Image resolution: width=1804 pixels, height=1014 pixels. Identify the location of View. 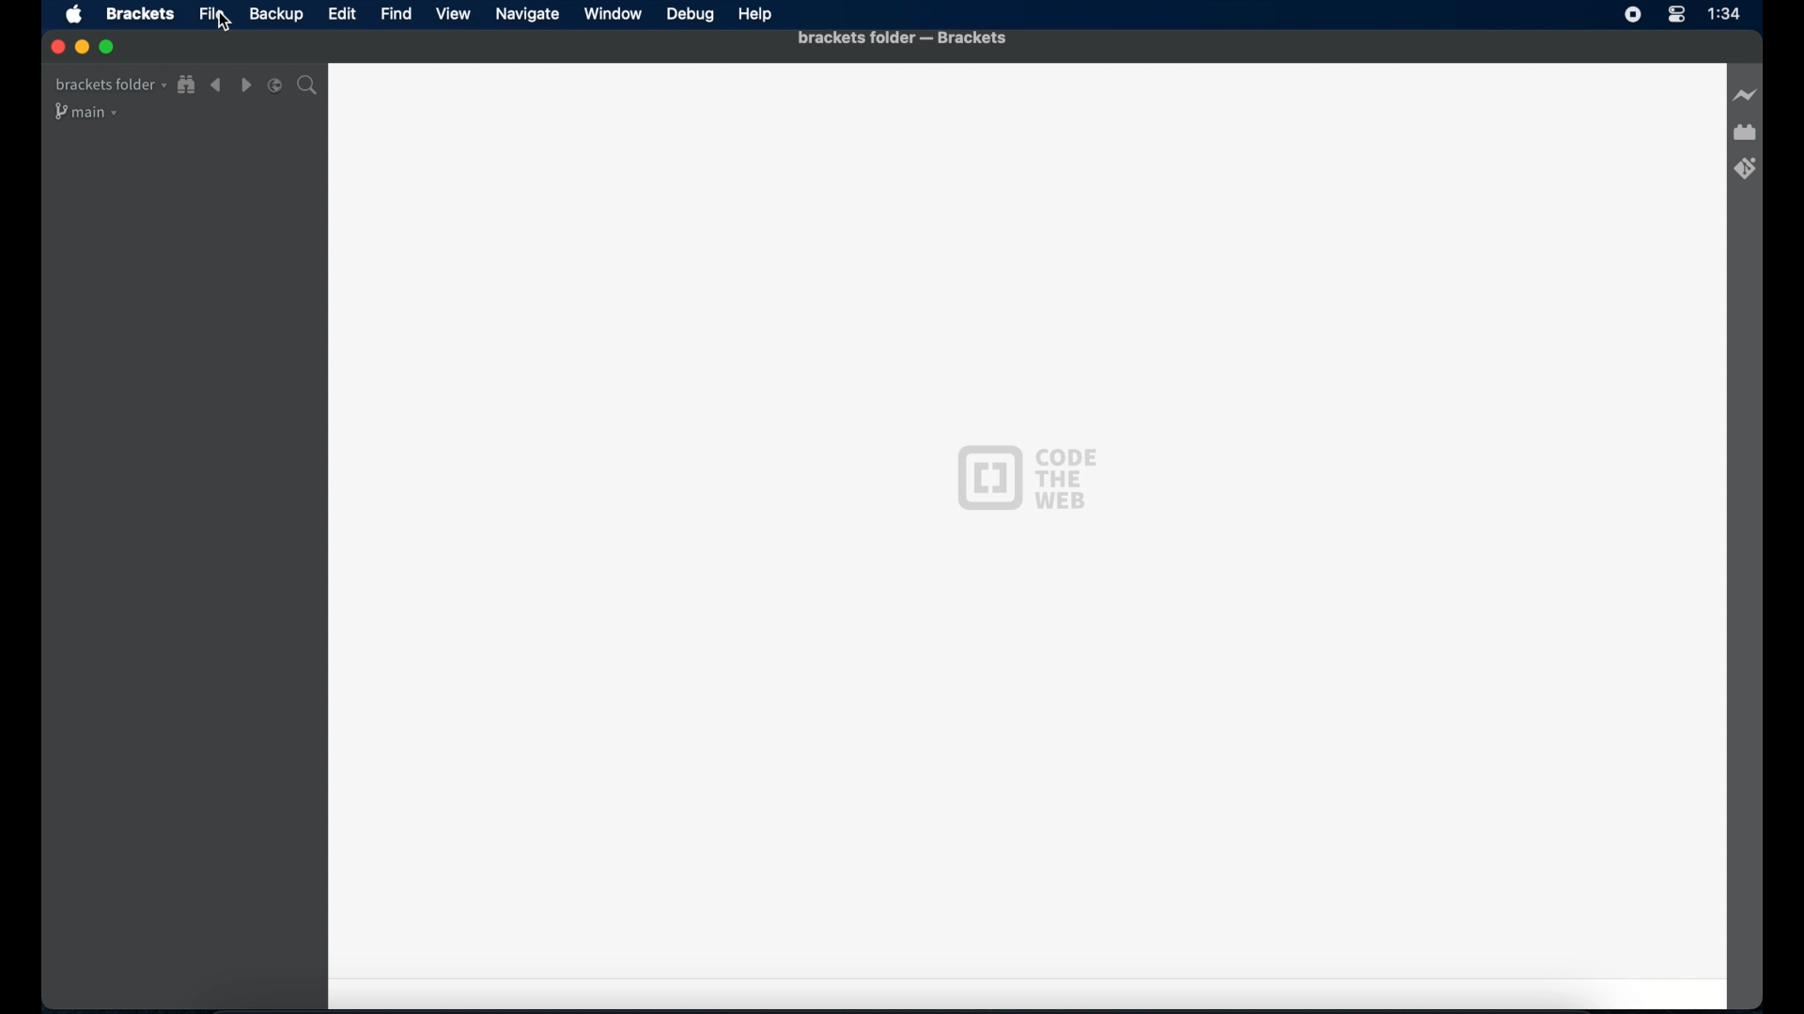
(452, 13).